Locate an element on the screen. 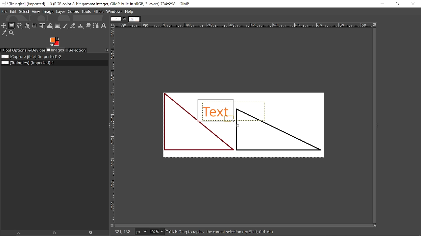  Path tool is located at coordinates (96, 26).